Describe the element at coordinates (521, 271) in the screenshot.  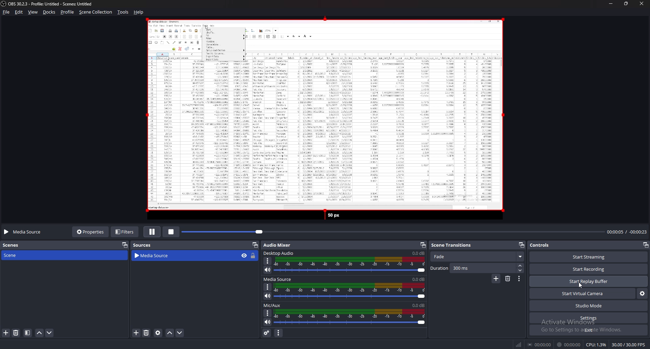
I see `decrease duration` at that location.